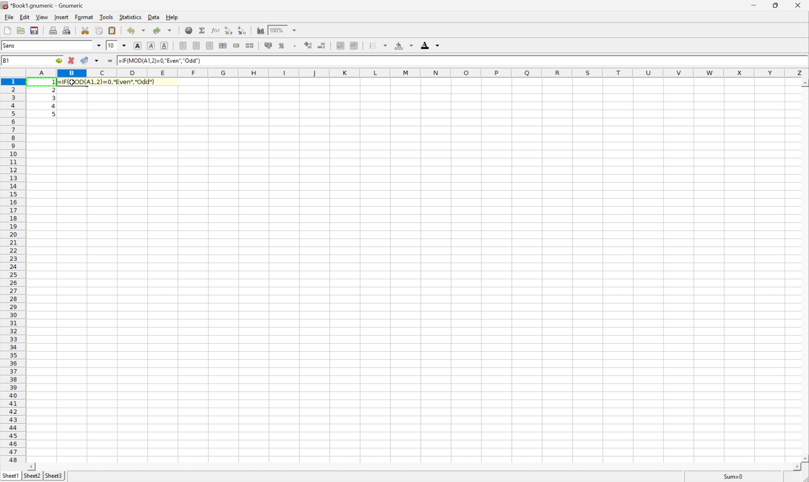 This screenshot has width=809, height=482. I want to click on View, so click(42, 17).